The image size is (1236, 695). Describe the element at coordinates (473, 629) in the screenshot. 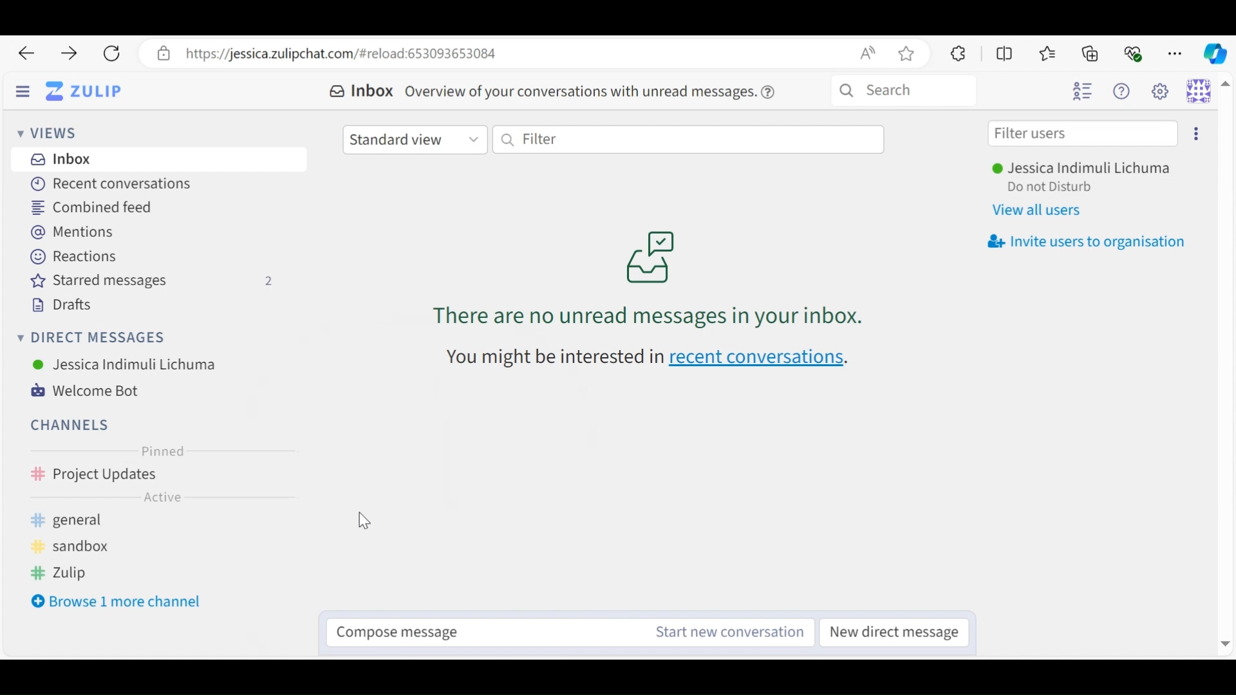

I see `Compose message` at that location.